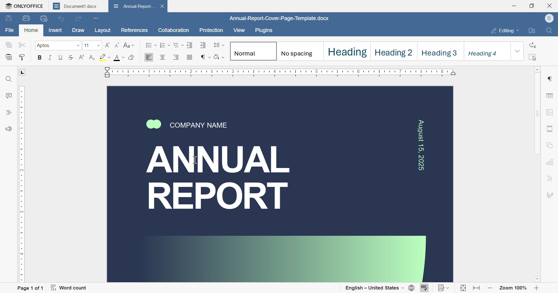  What do you see at coordinates (536, 116) in the screenshot?
I see `scroll bar` at bounding box center [536, 116].